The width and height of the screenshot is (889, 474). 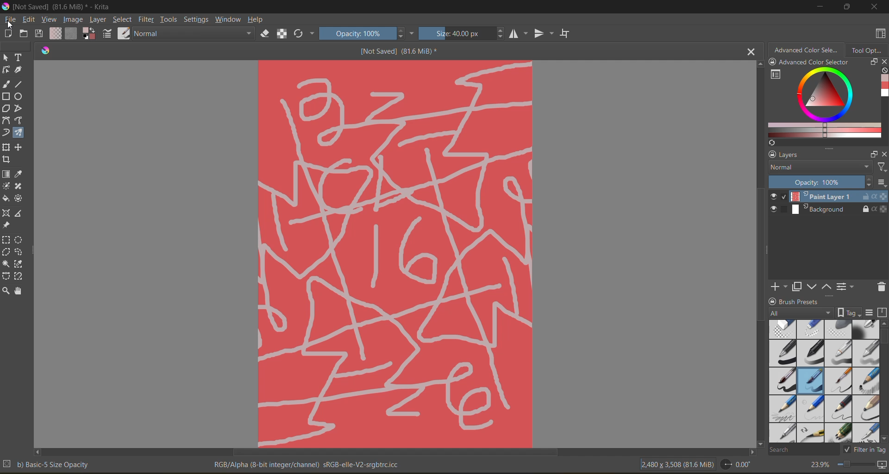 What do you see at coordinates (6, 213) in the screenshot?
I see `tool` at bounding box center [6, 213].